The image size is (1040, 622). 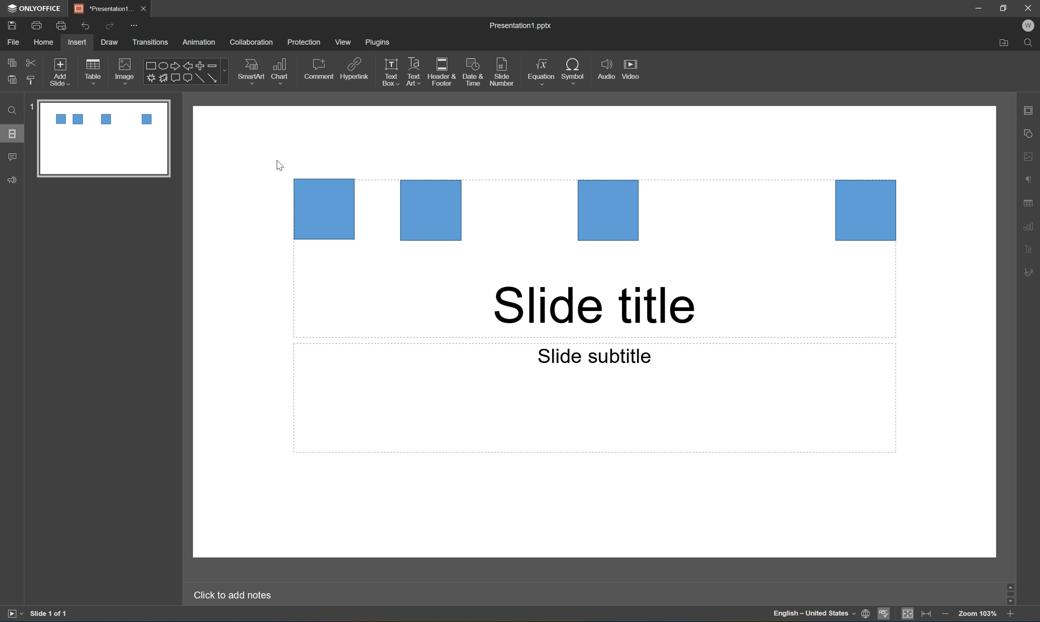 I want to click on slide subtitle, so click(x=593, y=355).